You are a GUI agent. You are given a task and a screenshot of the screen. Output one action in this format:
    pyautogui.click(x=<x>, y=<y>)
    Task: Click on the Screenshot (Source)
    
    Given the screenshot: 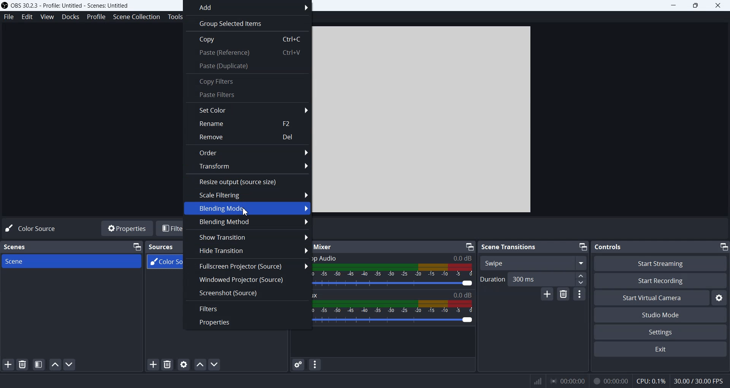 What is the action you would take?
    pyautogui.click(x=248, y=293)
    